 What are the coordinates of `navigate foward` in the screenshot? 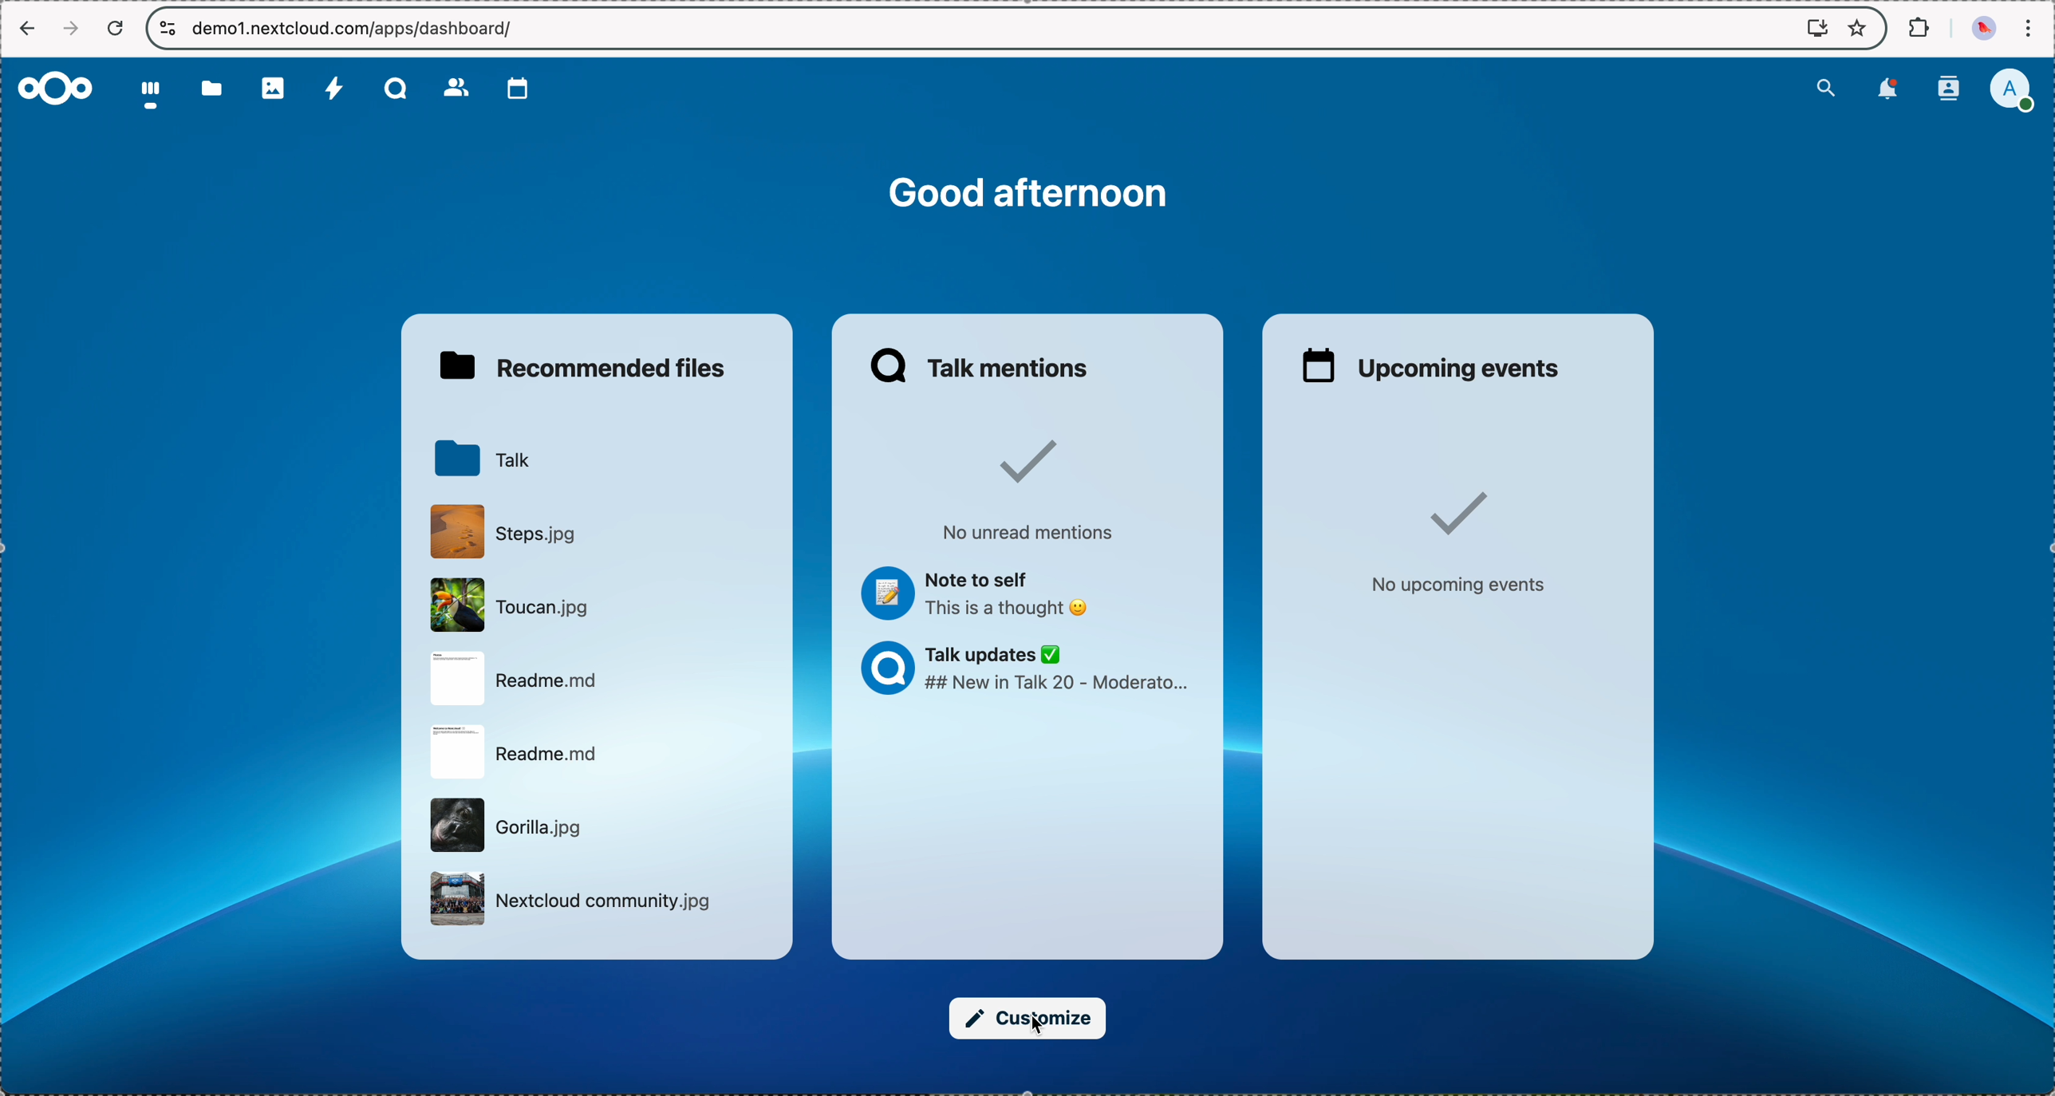 It's located at (74, 27).